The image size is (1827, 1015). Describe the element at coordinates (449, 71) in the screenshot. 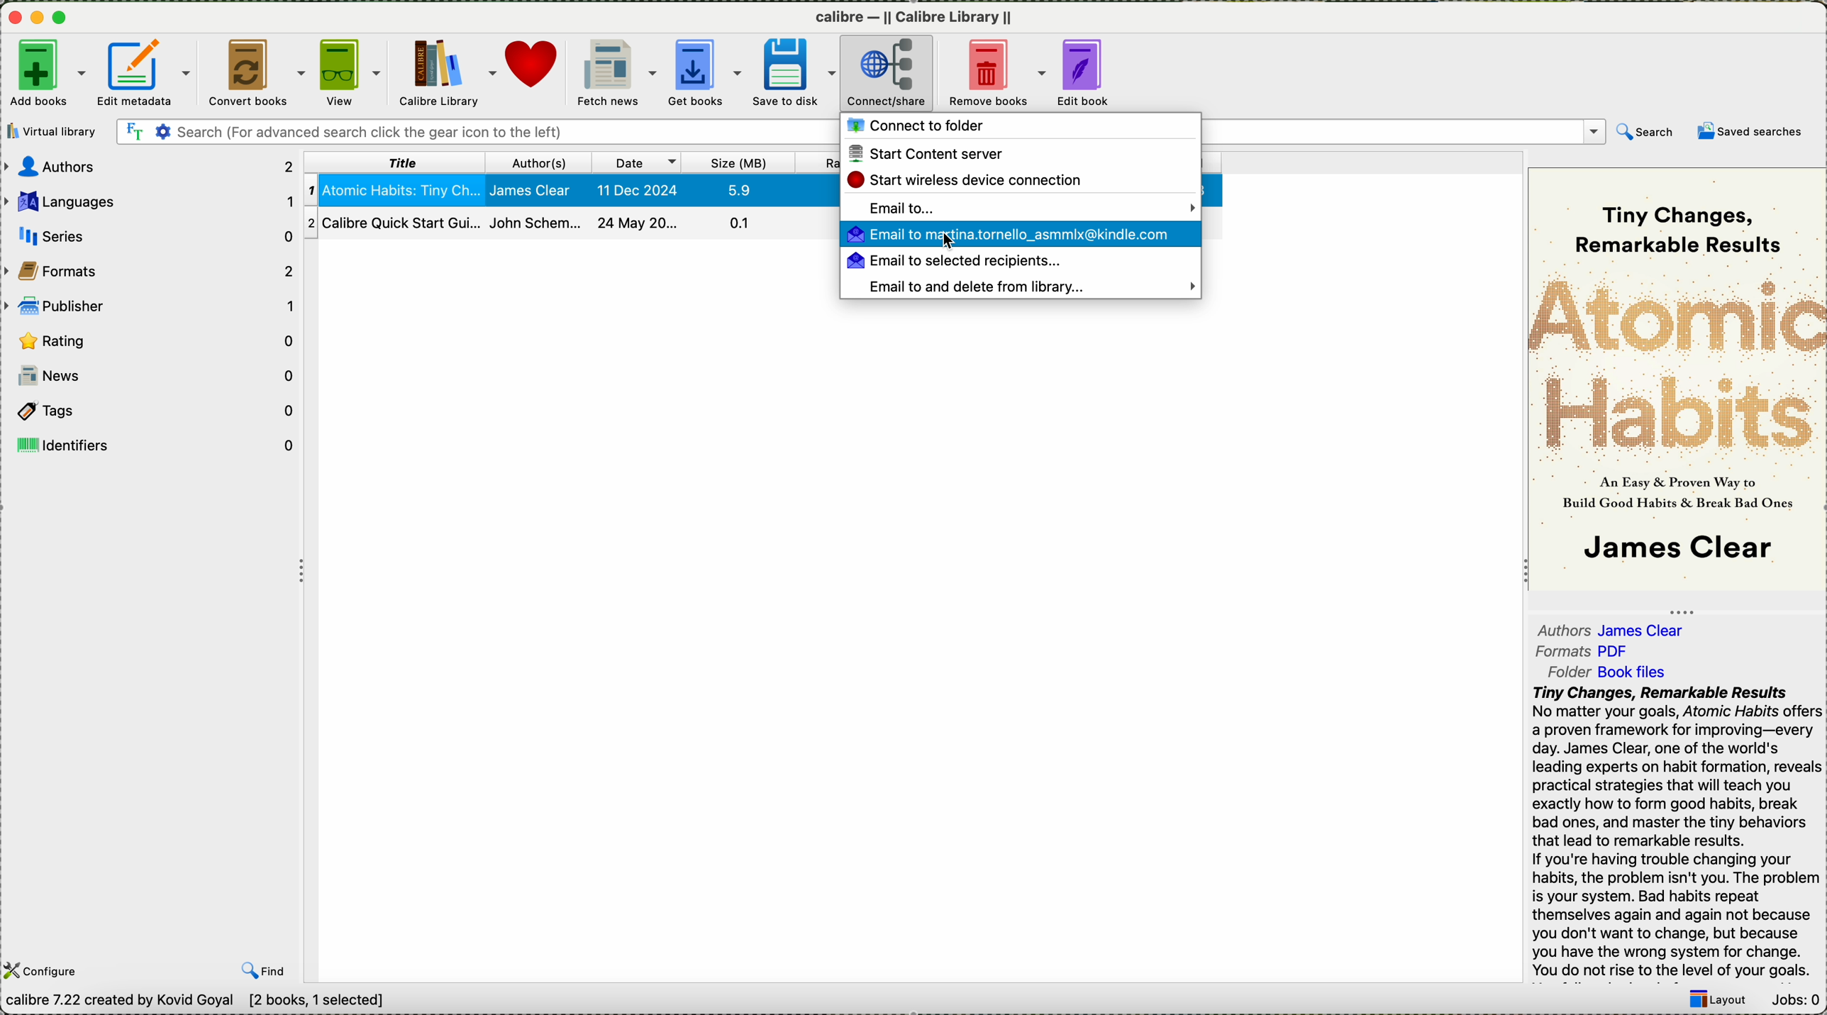

I see `calibre library` at that location.